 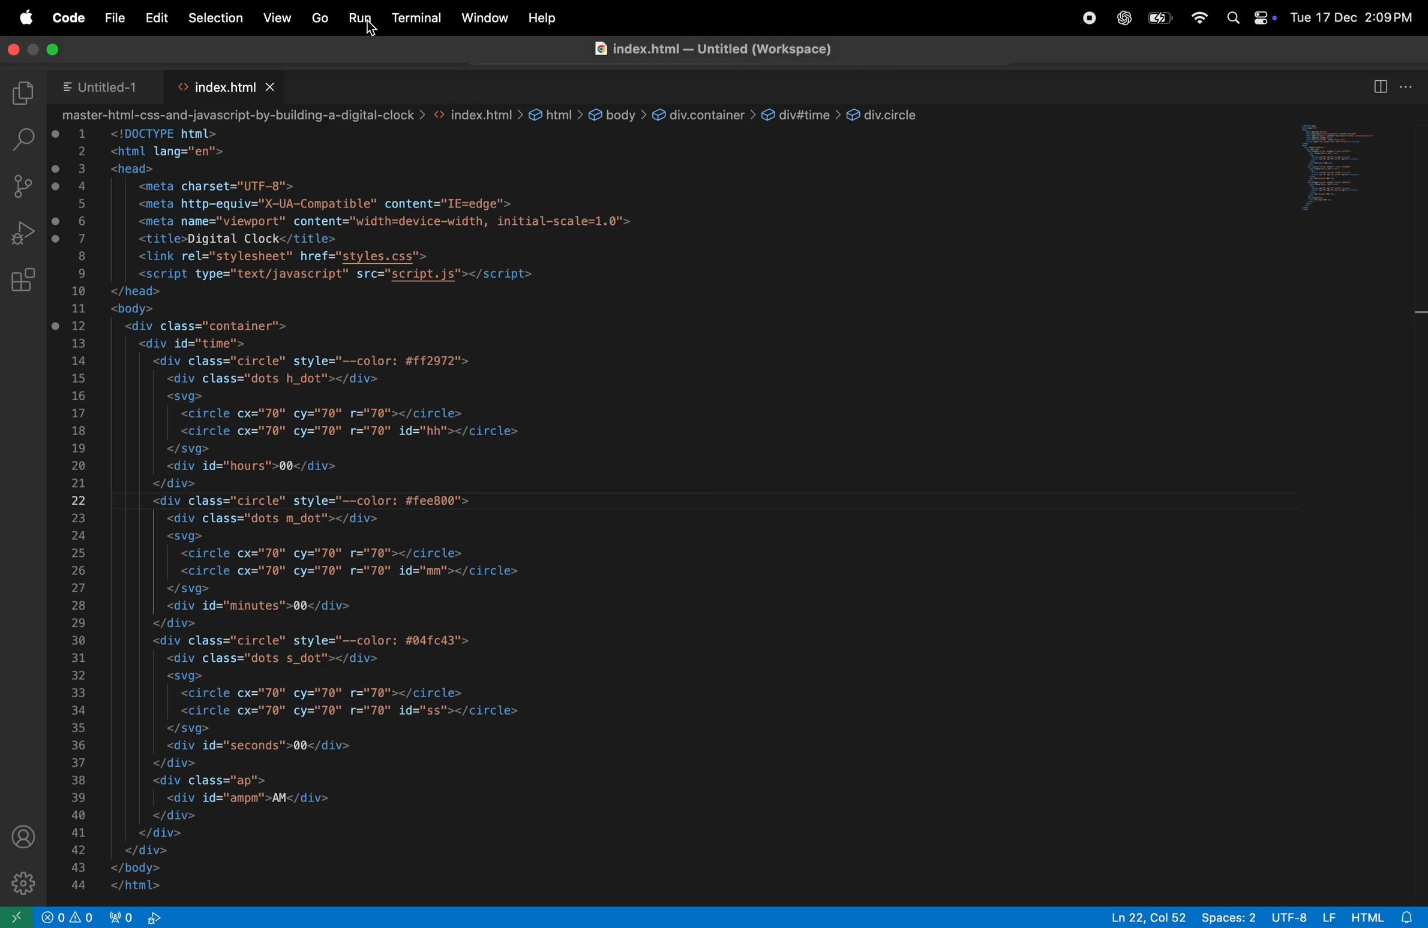 I want to click on <html lang="en">
<head>
<meta charset="UTF-8">
<meta http-equiv="X-UA-Compatible" content="IE=edge'>
<meta name="viewport" content="width=device-width, initial-scale=1.0">
<title>Digital Clock</title>
<link rel="stylesheet" href="styles.css">
<script type="text/javascript" src="script.js"></script>
</head>
<body>
<div class="container">
<div id="time">
<div class="circle" style="--color: #ff2972">
<div class="dots h_dot"></div>
<svg>
<circle cx="70" cy="70" r="70"></circle>
<circle cx="70" cy="70" r="70" id="hh"></circle>
</svg>
<div id="hours">00</div>
</div>
<div class="circle" style="--color: #fee800">
<div class="dots m_dot"></div>
<svg>
<circle cx="70" cy="70" r="70"></circle>
<circle cx="70" cy="70" r="70" id="mm"></circle>
</svg>
<div id="minutes">00</div>
</div>
<div class="circle" style="--color: #04fc43">
<div class="dots s_dot"></div>
<svg>
<circle cx="70" cy="70" r="70"></circle>
<circle cx="70" cy="70" r="70" id="ss"></circle>
</svg>
<div id="seconds">00</div>
</div>
<div class="ap">
<div id="ampm">AM</div>
</div>
</div>
</div>
</body>
</html>, so click(x=382, y=512).